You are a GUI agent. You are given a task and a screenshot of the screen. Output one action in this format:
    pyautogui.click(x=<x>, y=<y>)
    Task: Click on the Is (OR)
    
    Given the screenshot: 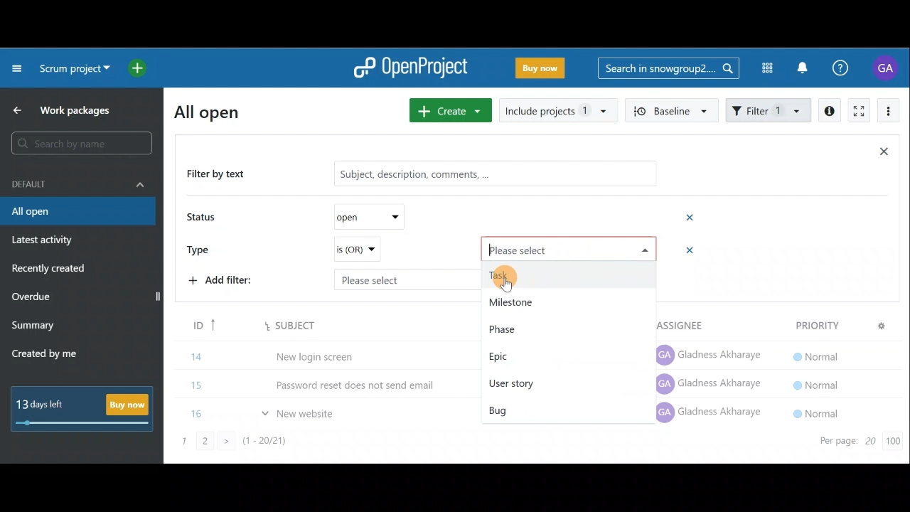 What is the action you would take?
    pyautogui.click(x=356, y=250)
    